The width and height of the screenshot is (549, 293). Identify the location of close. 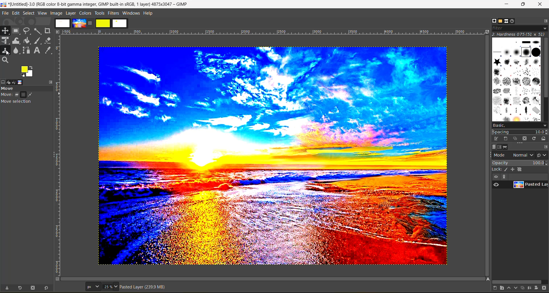
(540, 5).